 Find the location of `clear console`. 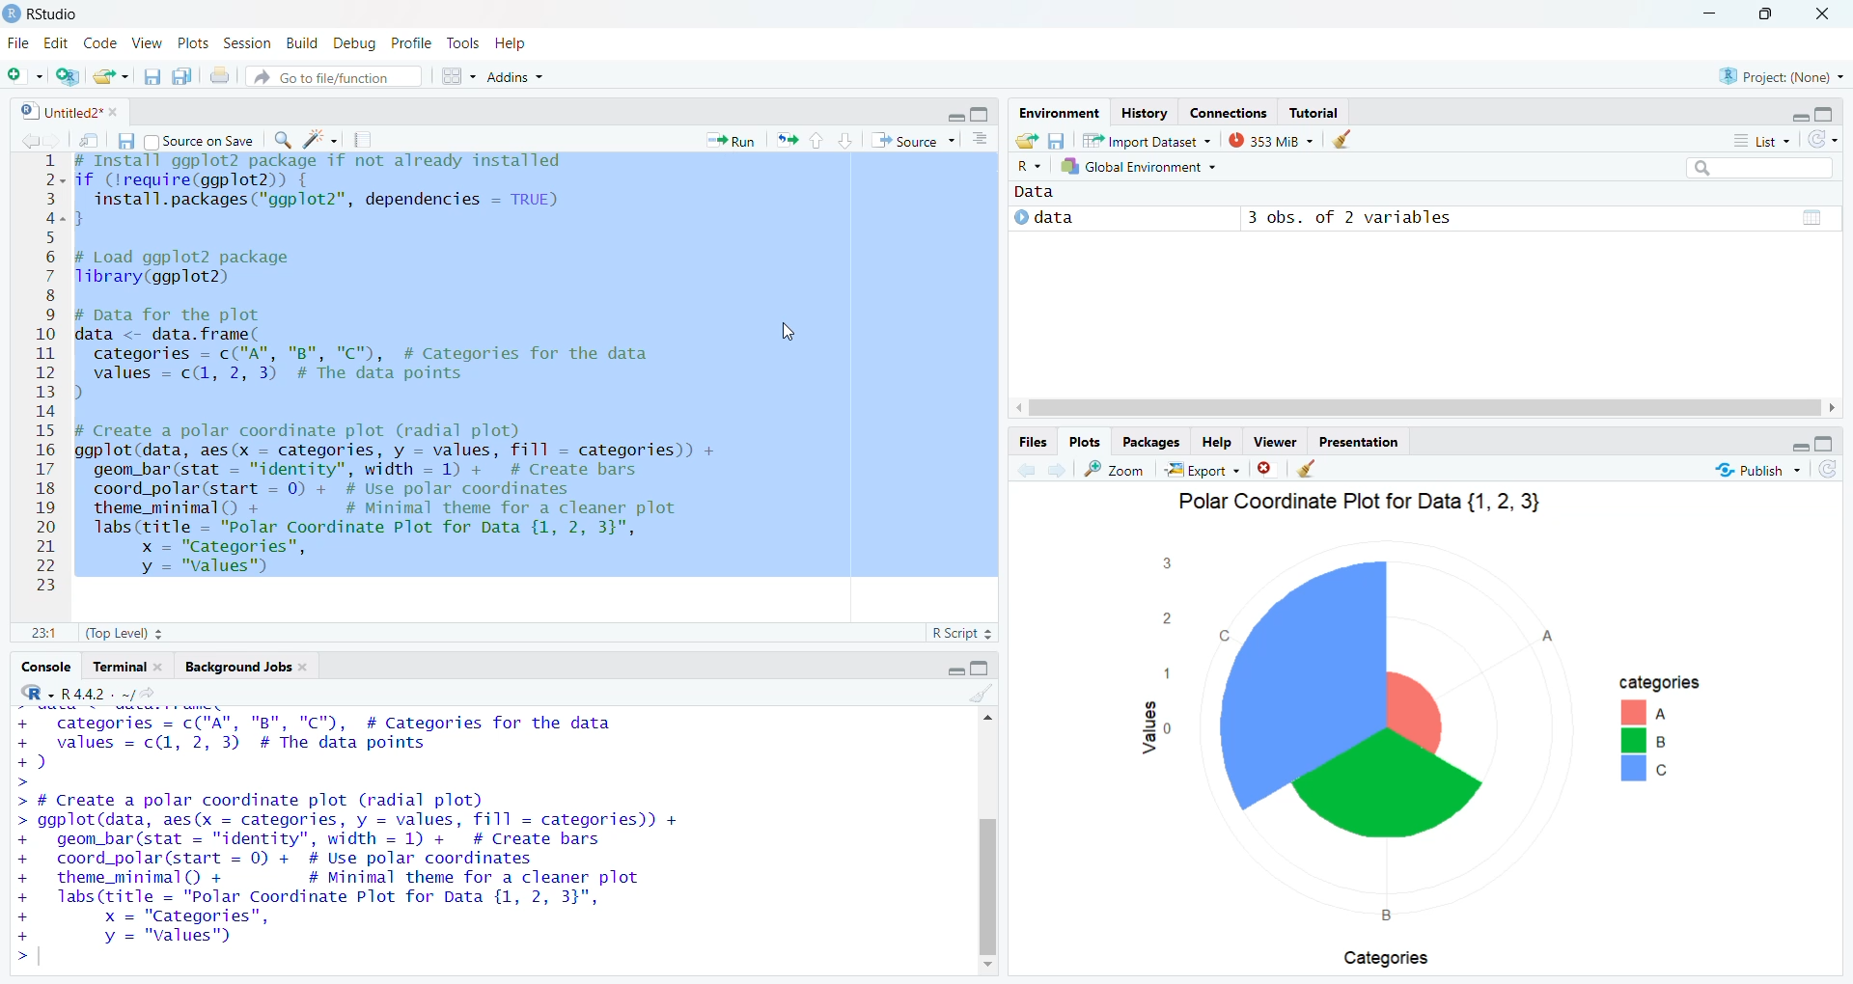

clear console is located at coordinates (982, 697).